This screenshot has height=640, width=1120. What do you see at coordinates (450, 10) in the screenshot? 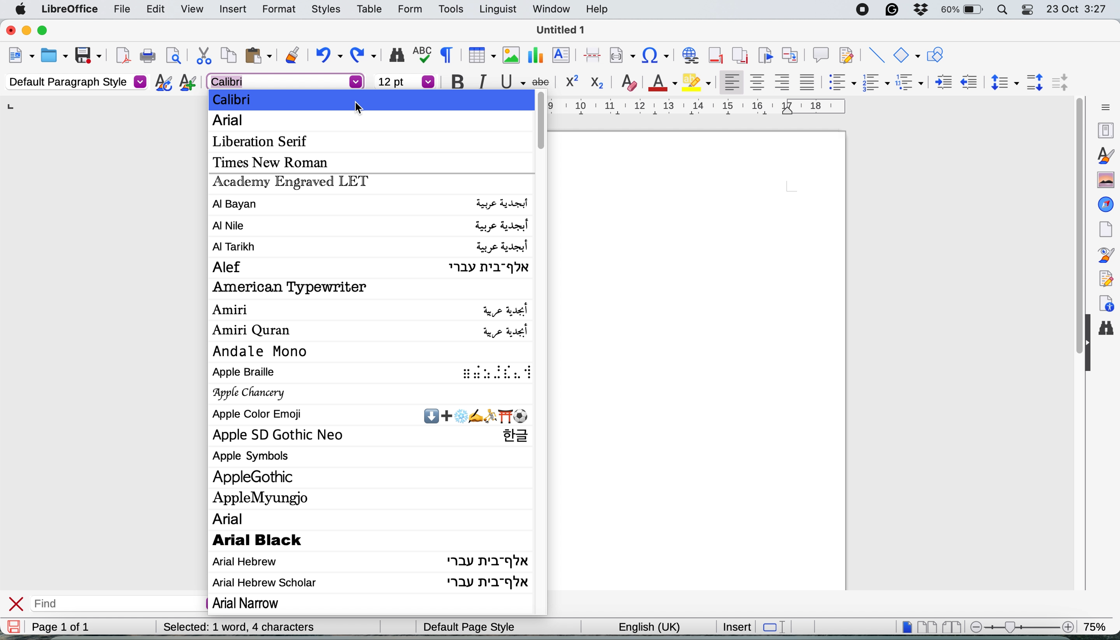
I see `tools` at bounding box center [450, 10].